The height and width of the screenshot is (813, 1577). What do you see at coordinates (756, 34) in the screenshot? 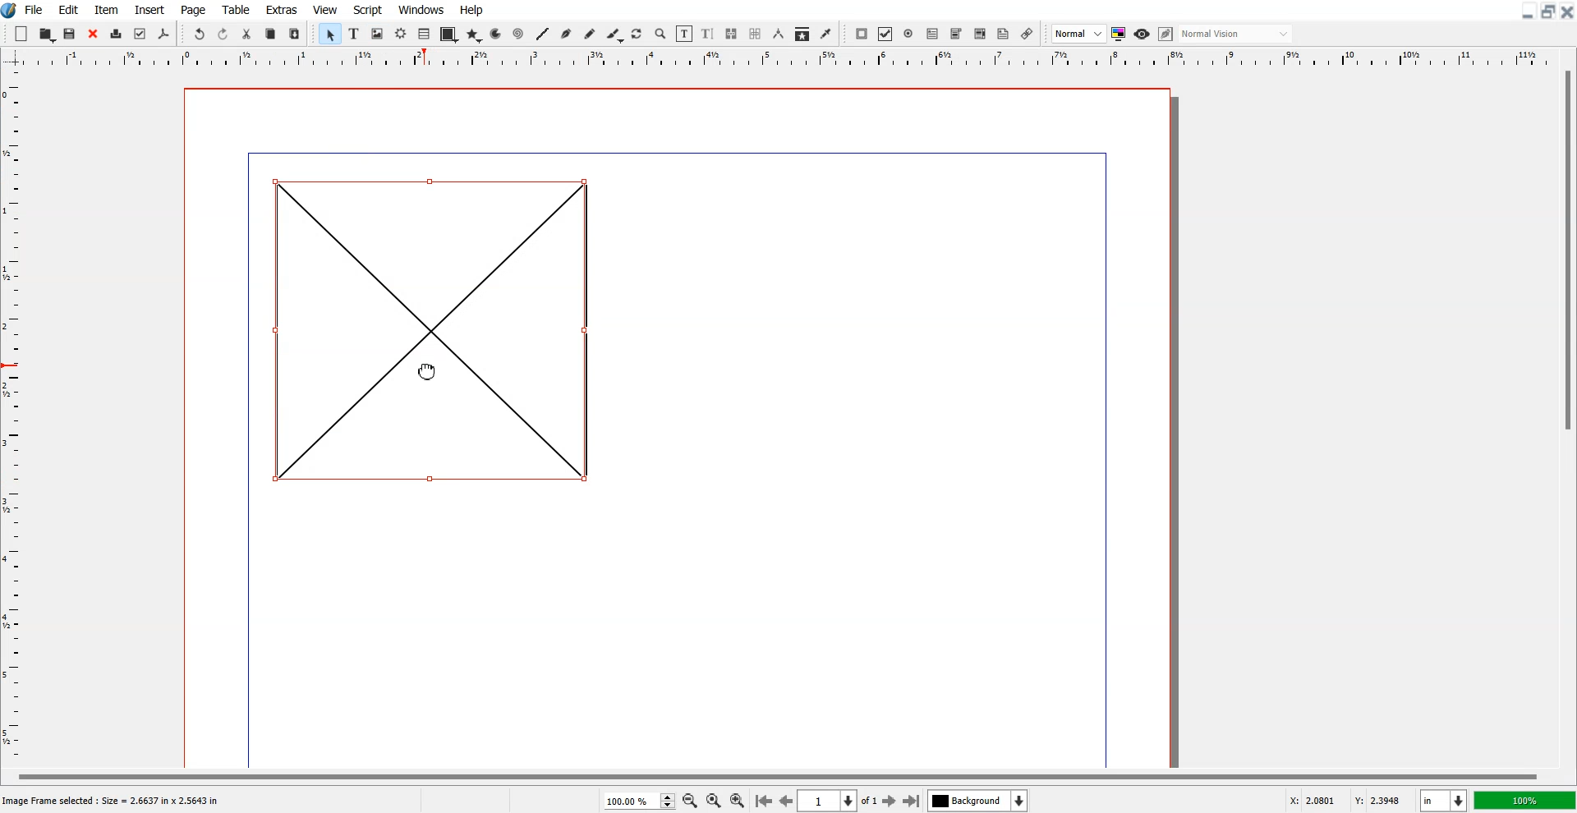
I see `Unlink Text frame` at bounding box center [756, 34].